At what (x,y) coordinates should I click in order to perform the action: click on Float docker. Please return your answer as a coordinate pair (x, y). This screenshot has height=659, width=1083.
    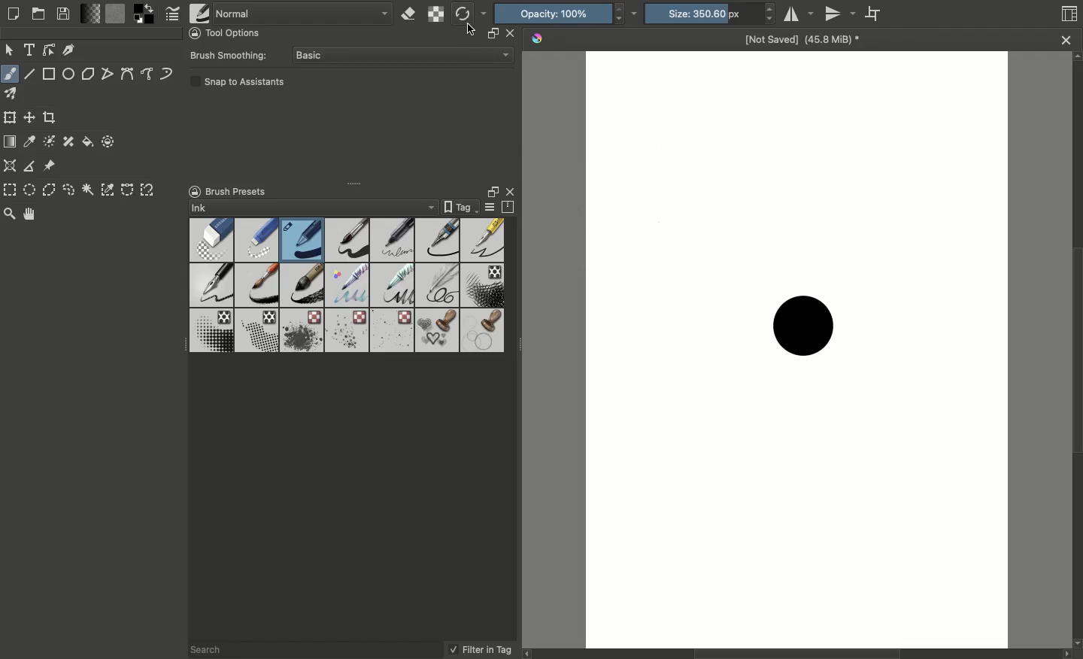
    Looking at the image, I should click on (490, 191).